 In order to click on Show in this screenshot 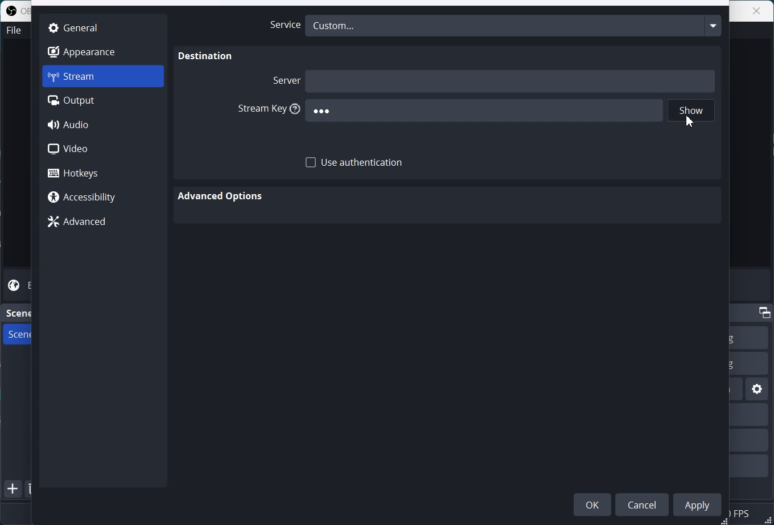, I will do `click(691, 112)`.